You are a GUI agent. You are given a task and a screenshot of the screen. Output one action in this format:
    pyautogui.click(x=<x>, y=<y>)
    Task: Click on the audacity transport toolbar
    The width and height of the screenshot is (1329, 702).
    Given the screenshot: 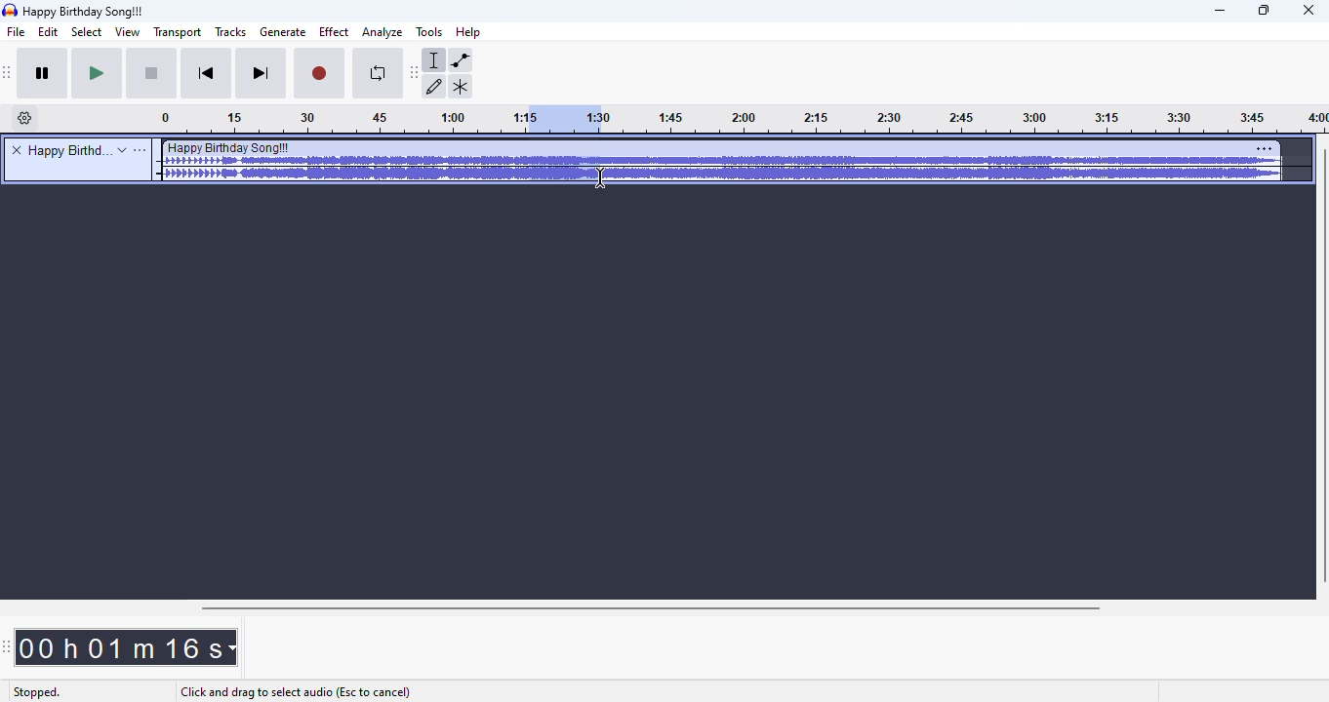 What is the action you would take?
    pyautogui.click(x=9, y=73)
    